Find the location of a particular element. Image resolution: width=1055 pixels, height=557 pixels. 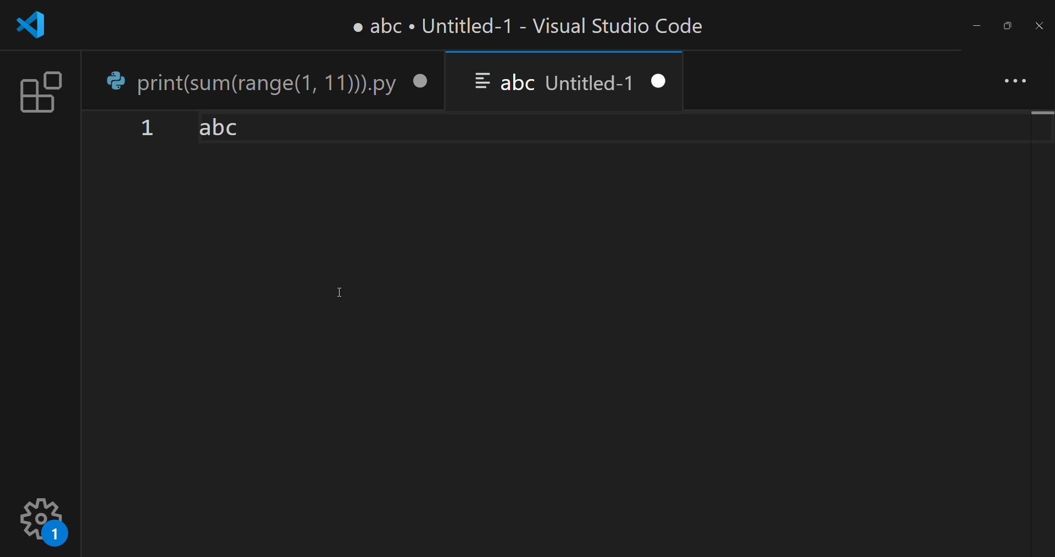

1 is located at coordinates (148, 128).